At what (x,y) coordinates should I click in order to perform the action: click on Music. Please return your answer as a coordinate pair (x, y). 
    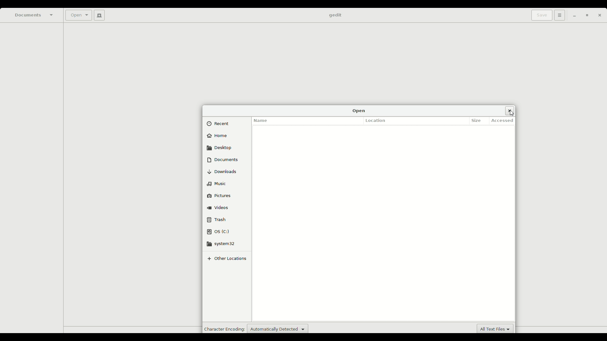
    Looking at the image, I should click on (218, 183).